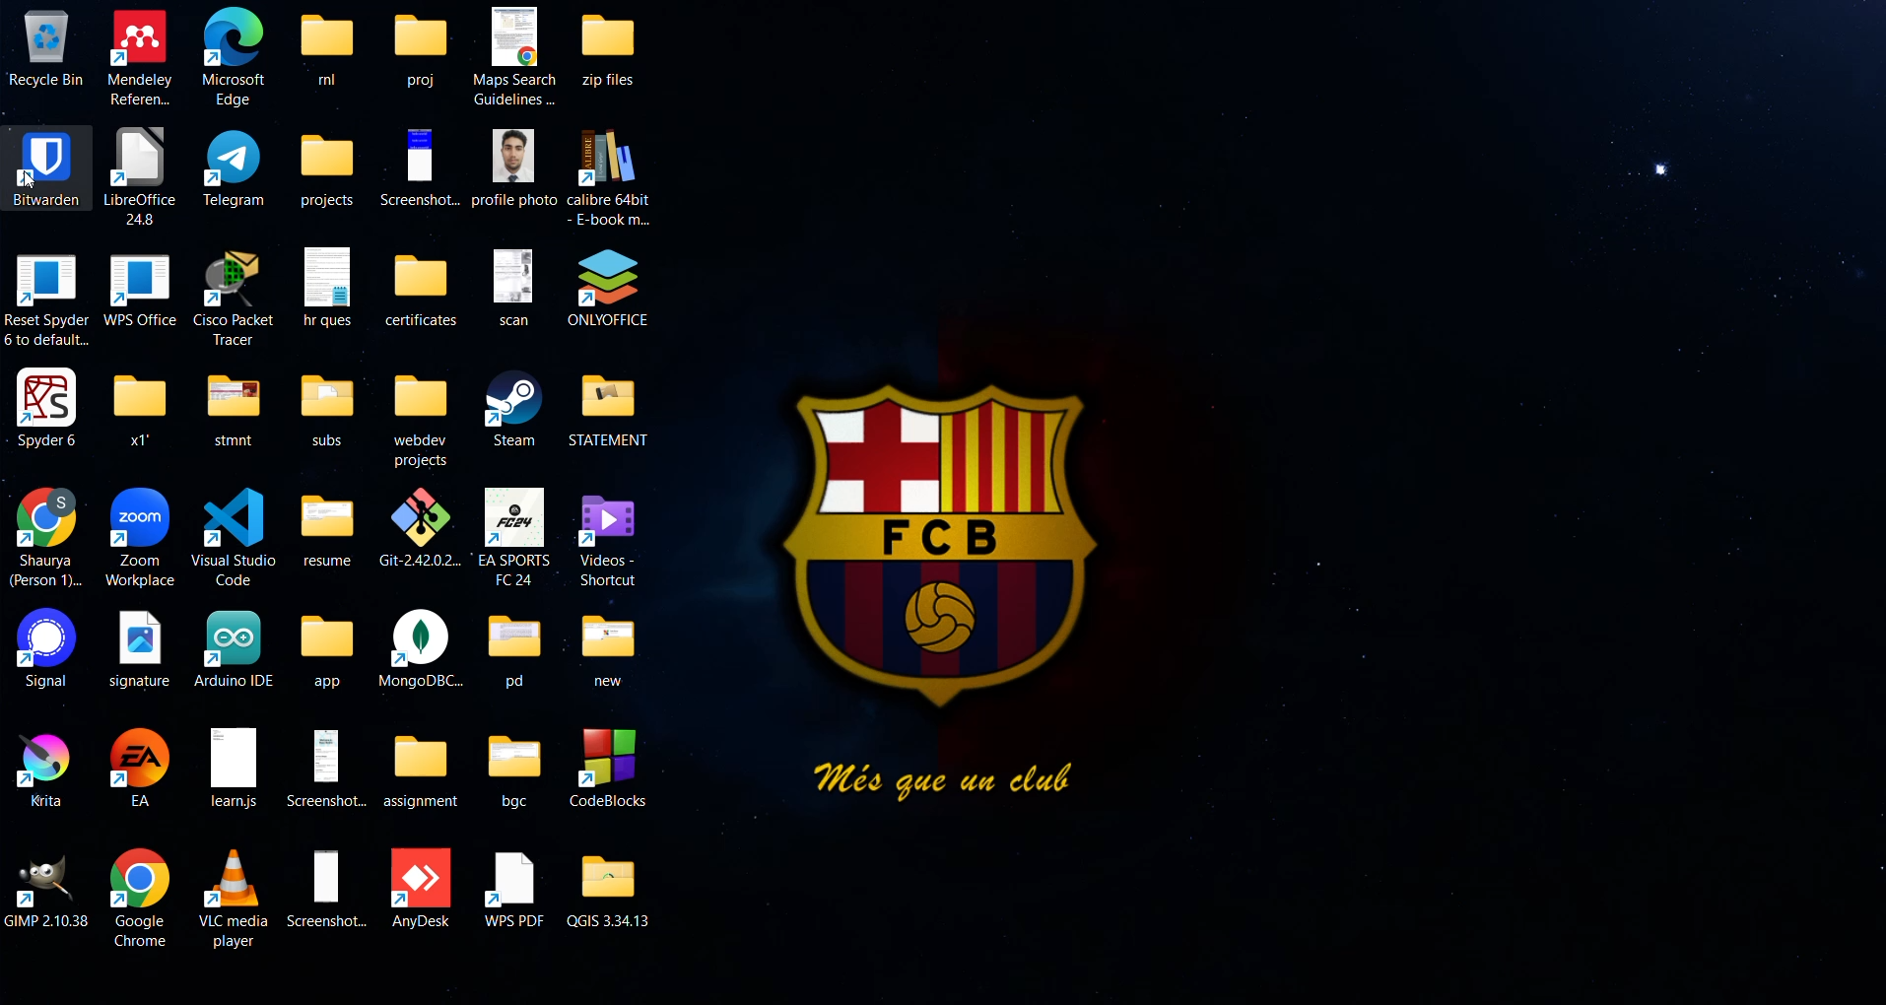 This screenshot has height=1005, width=1886. Describe the element at coordinates (141, 56) in the screenshot. I see `Mendeley Referen...` at that location.